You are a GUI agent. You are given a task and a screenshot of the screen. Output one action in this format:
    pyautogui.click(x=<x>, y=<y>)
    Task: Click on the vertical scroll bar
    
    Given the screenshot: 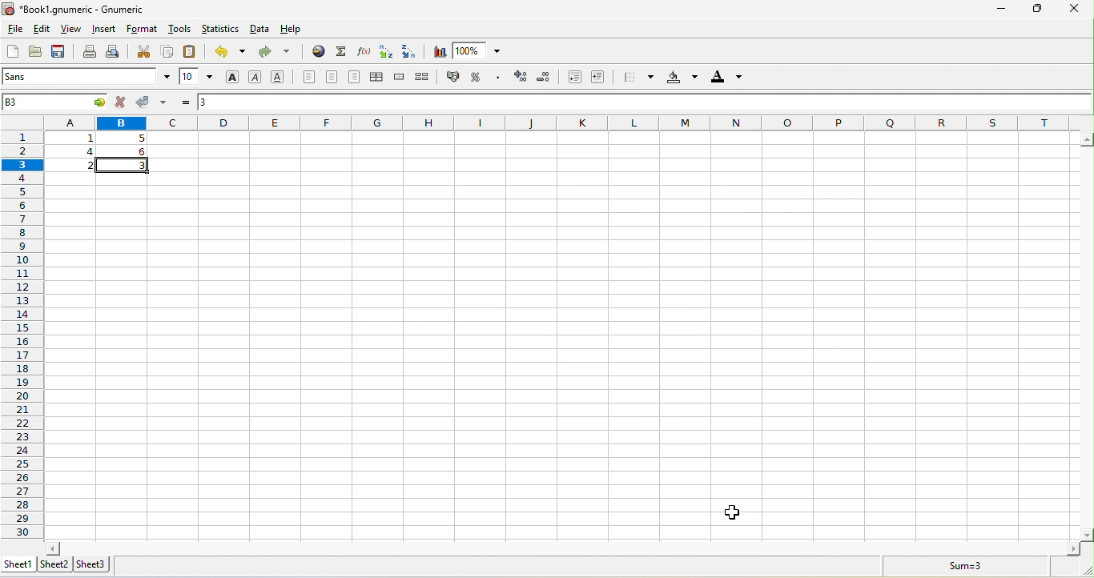 What is the action you would take?
    pyautogui.click(x=1087, y=337)
    